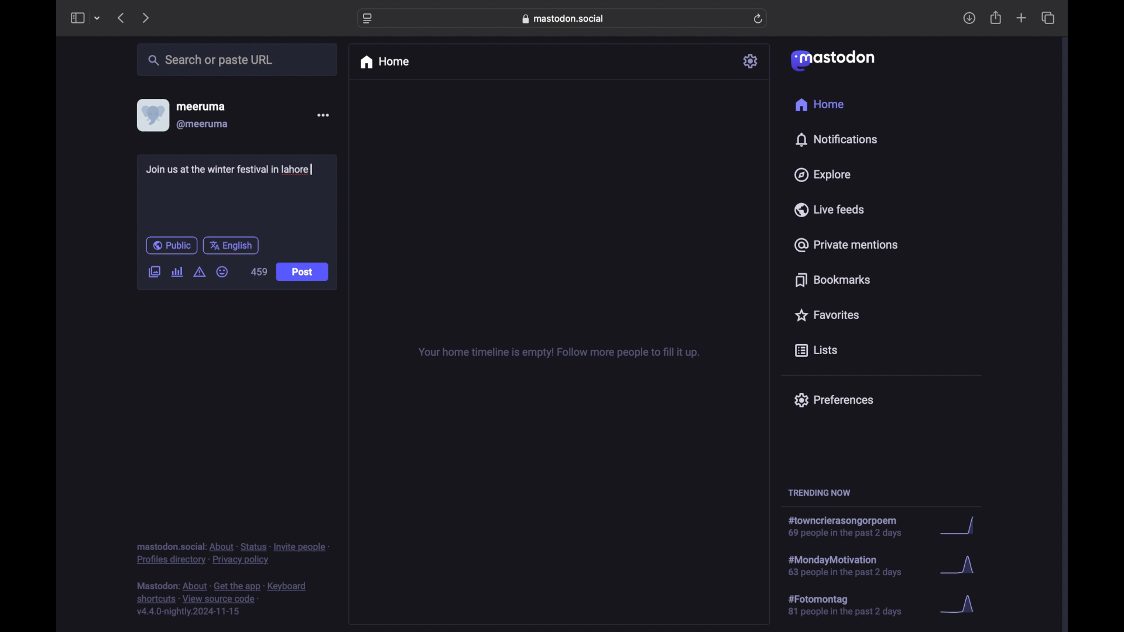 The image size is (1124, 632). Describe the element at coordinates (224, 599) in the screenshot. I see `footnote` at that location.